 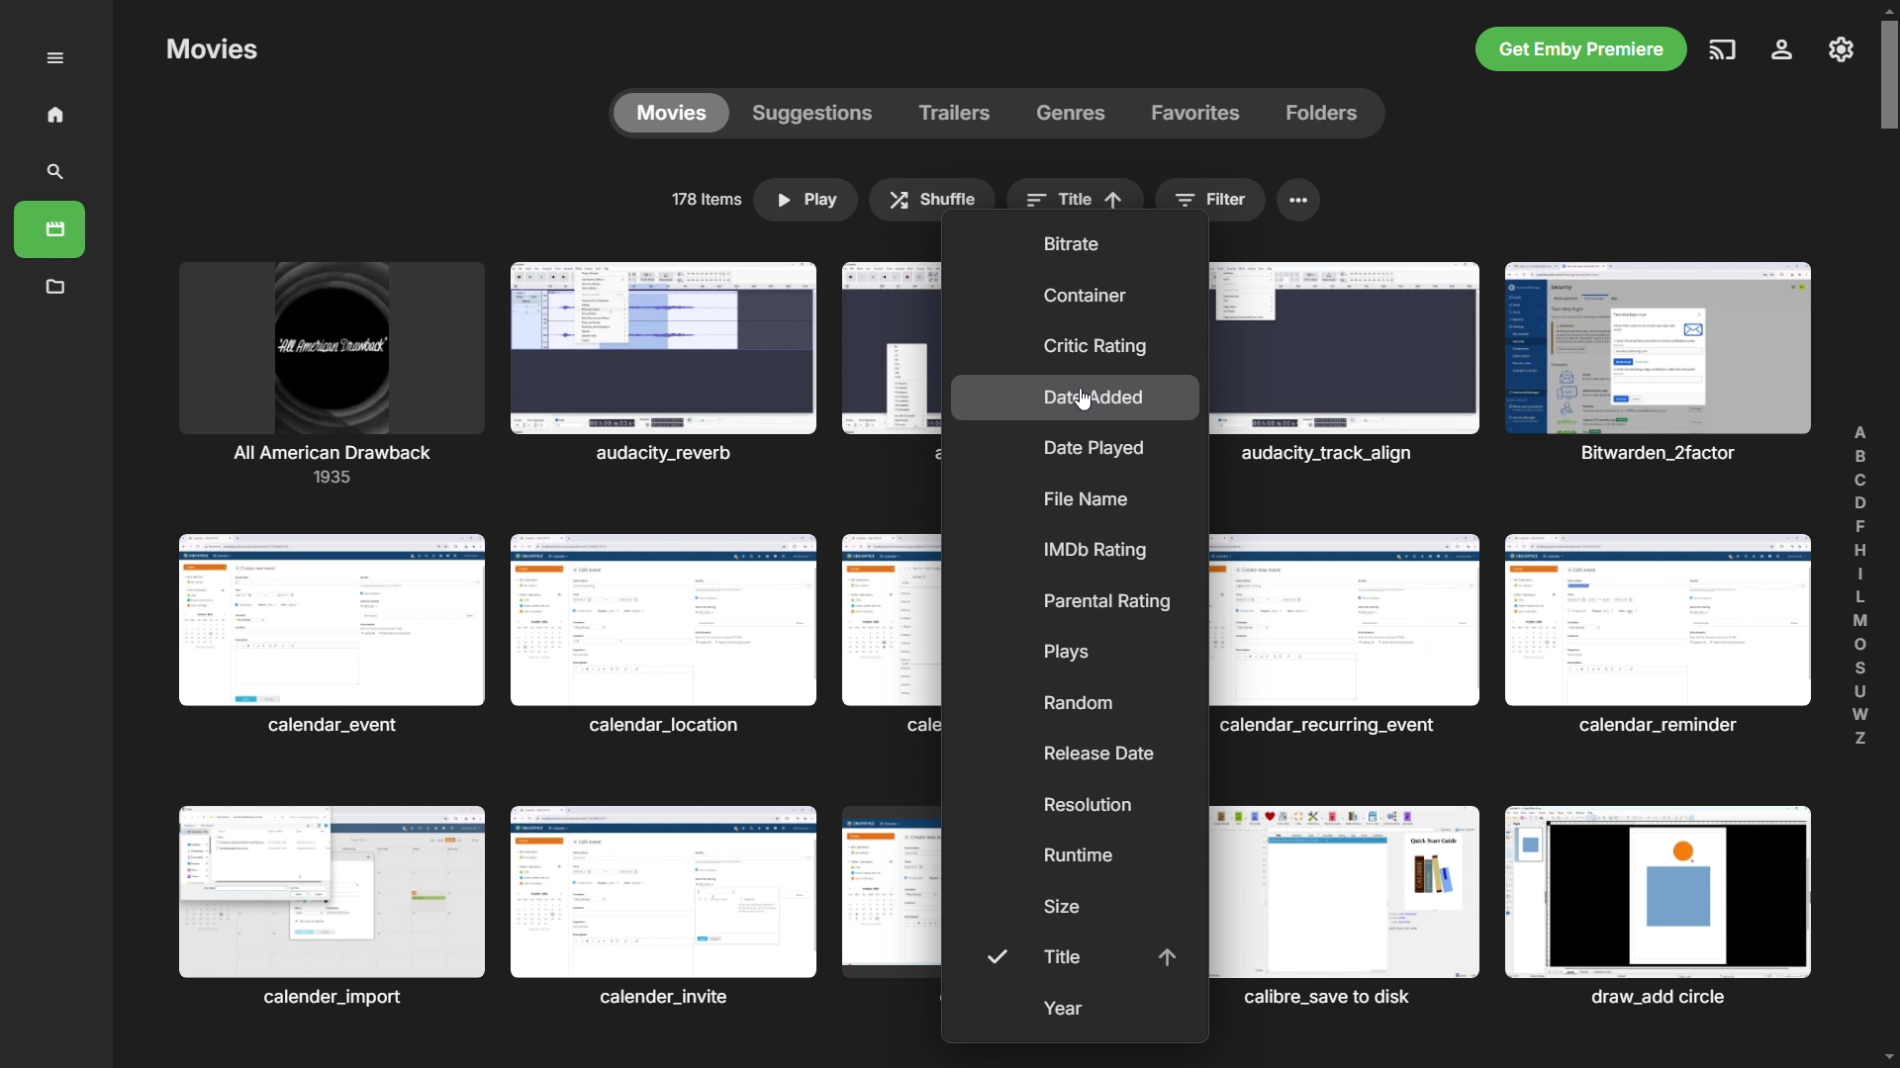 I want to click on genres, so click(x=1075, y=114).